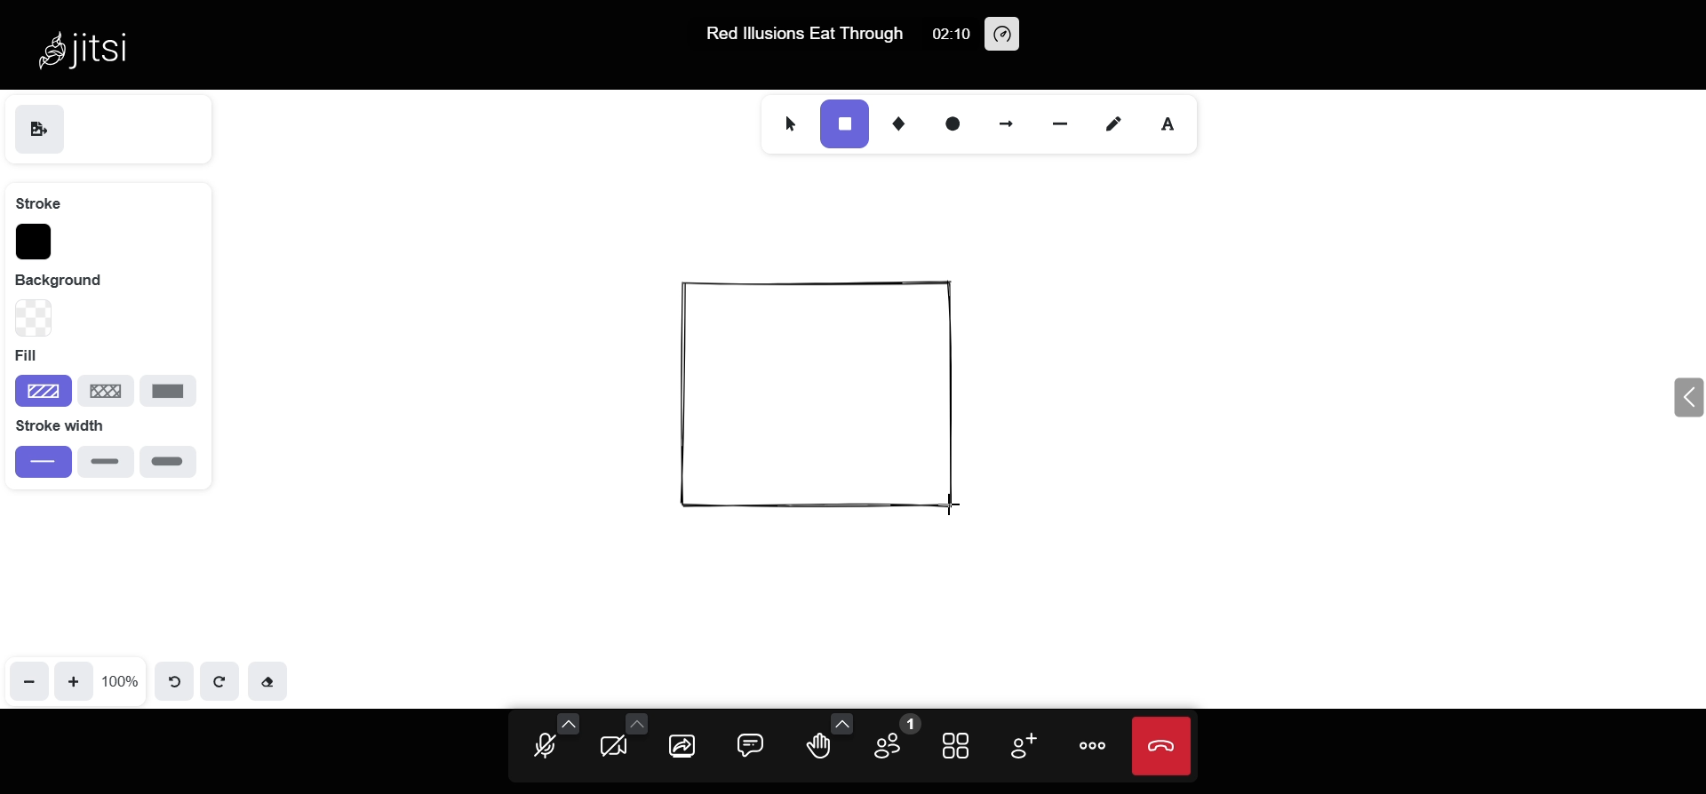  Describe the element at coordinates (785, 122) in the screenshot. I see `select` at that location.